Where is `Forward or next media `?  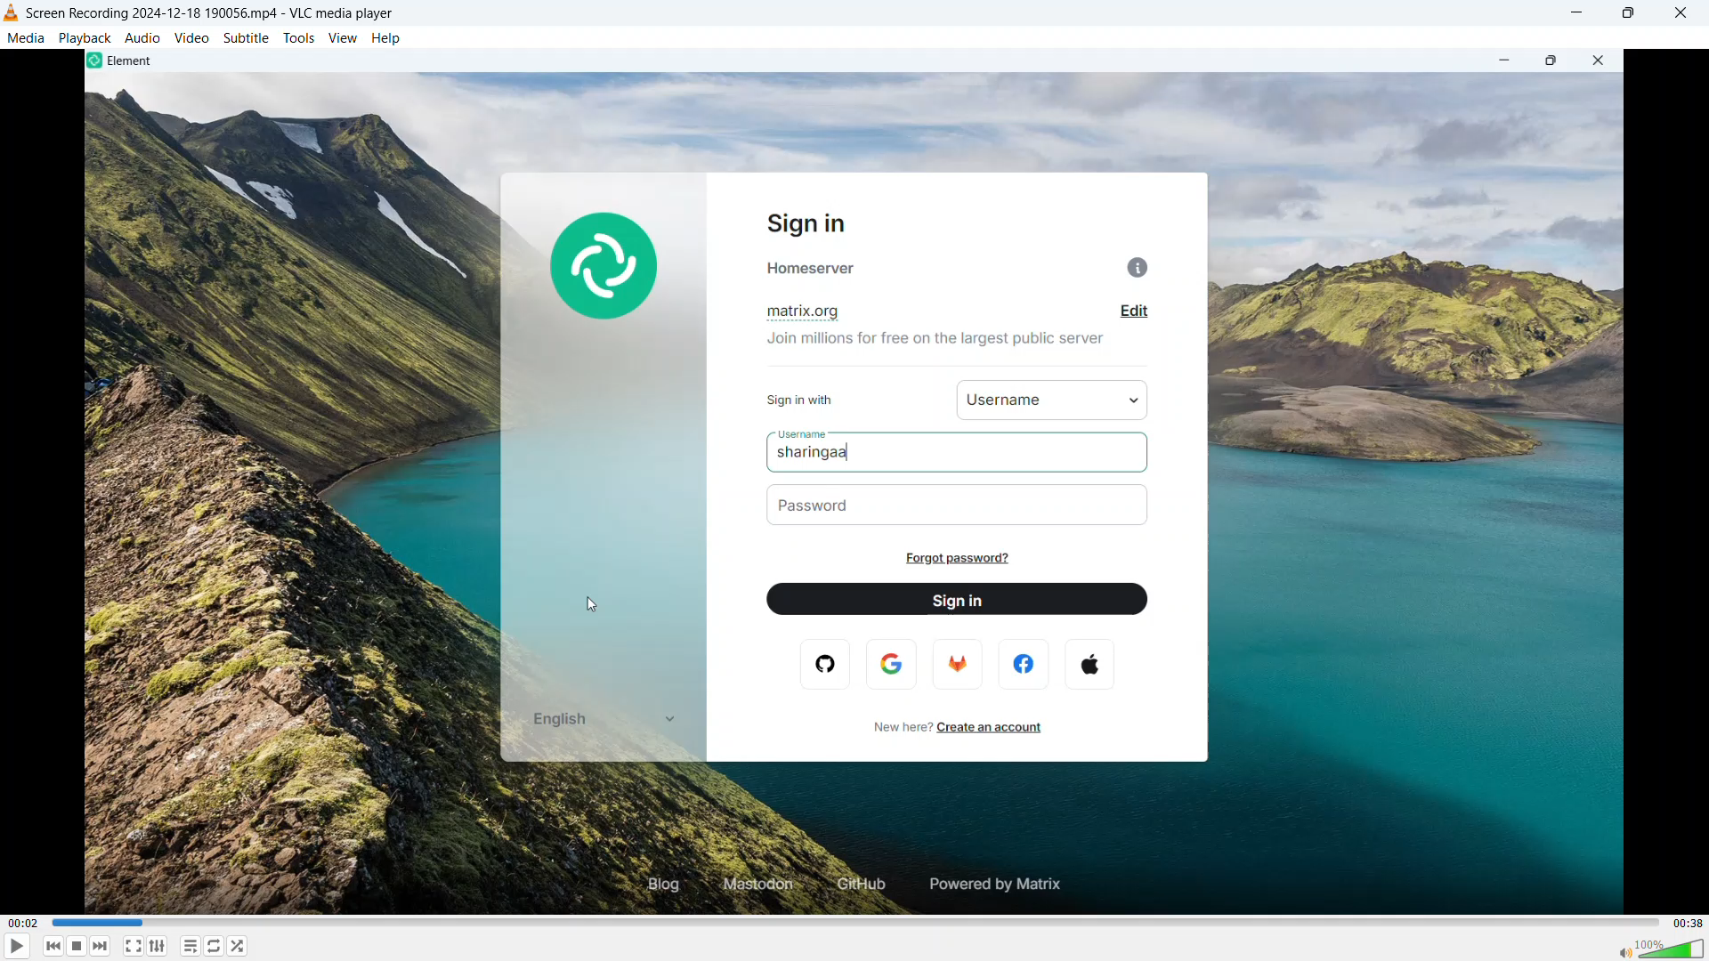 Forward or next media  is located at coordinates (77, 946).